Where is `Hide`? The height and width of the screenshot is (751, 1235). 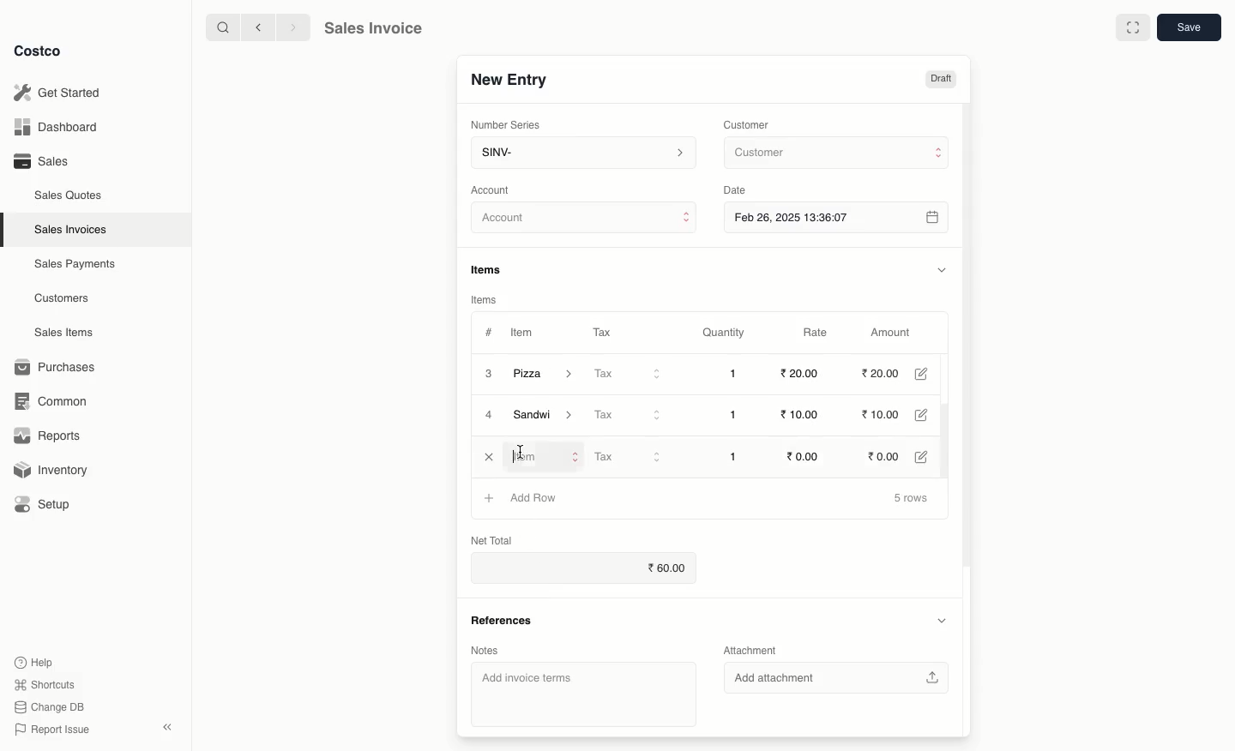
Hide is located at coordinates (941, 269).